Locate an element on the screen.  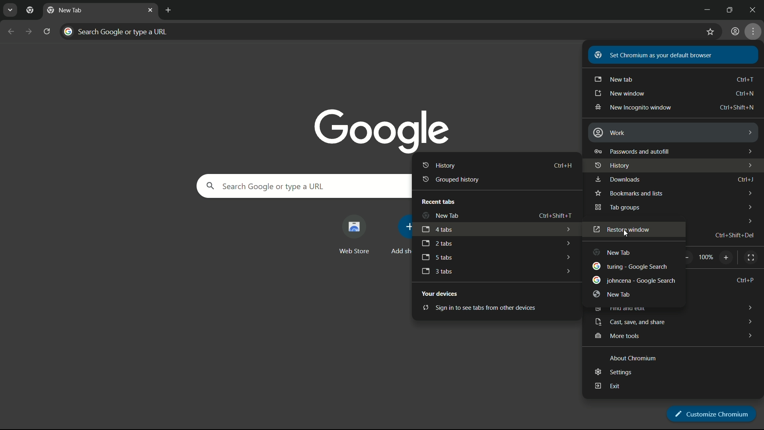
new tab is located at coordinates (440, 216).